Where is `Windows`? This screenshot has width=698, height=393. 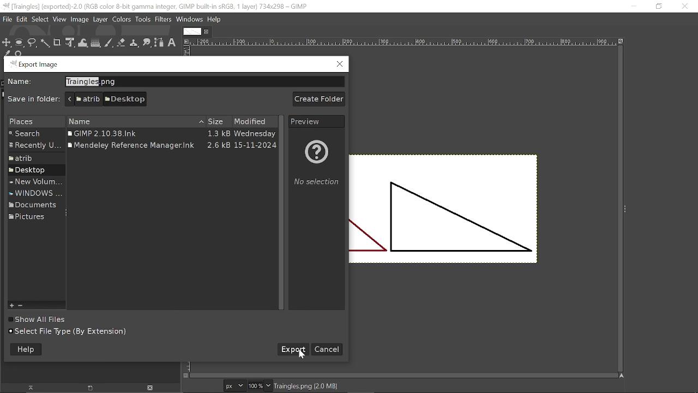 Windows is located at coordinates (190, 20).